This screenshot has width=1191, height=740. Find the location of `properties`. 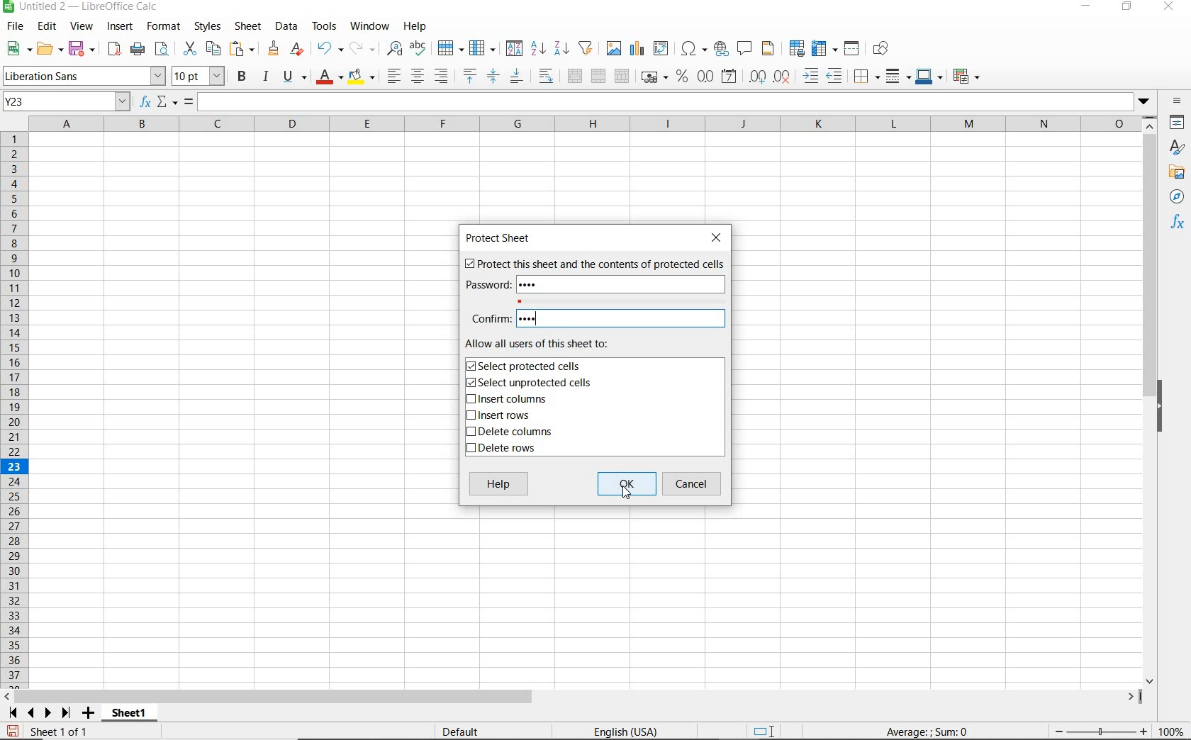

properties is located at coordinates (1175, 123).